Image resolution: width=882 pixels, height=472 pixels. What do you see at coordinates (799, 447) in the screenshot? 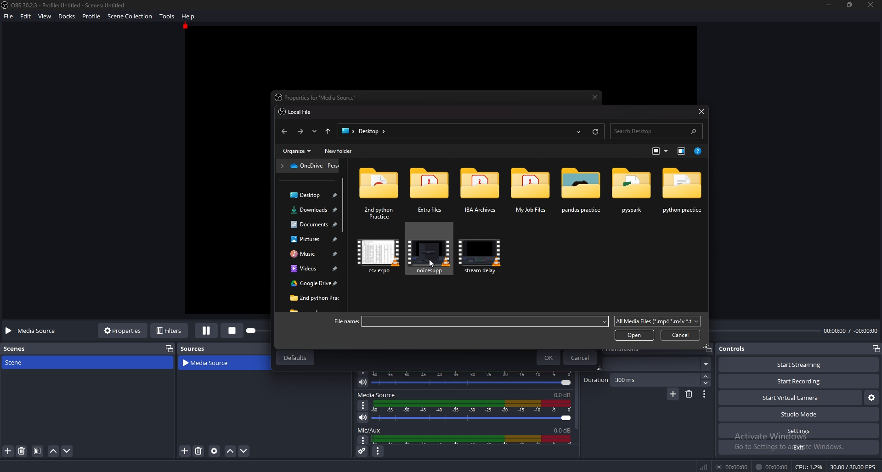
I see ` Exit` at bounding box center [799, 447].